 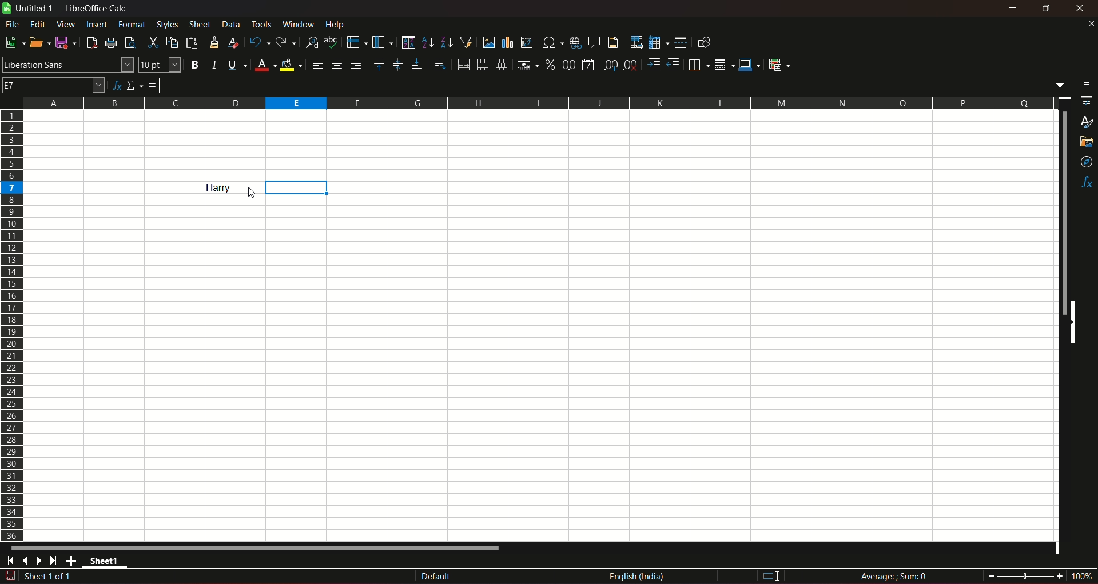 What do you see at coordinates (116, 86) in the screenshot?
I see `function wizard` at bounding box center [116, 86].